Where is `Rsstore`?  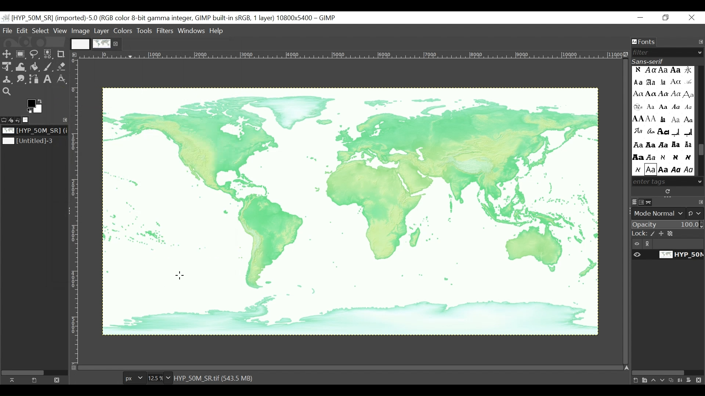 Rsstore is located at coordinates (666, 18).